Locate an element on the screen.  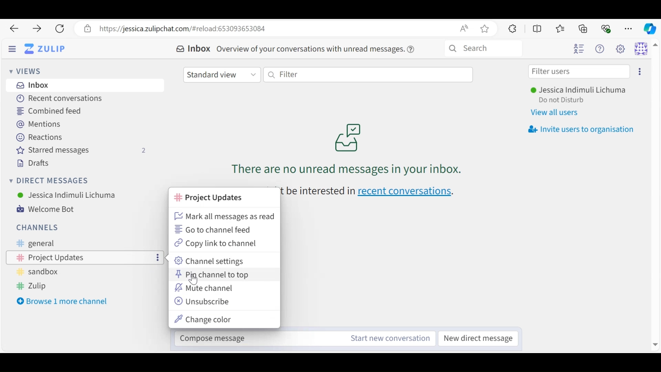
New direct message is located at coordinates (480, 338).